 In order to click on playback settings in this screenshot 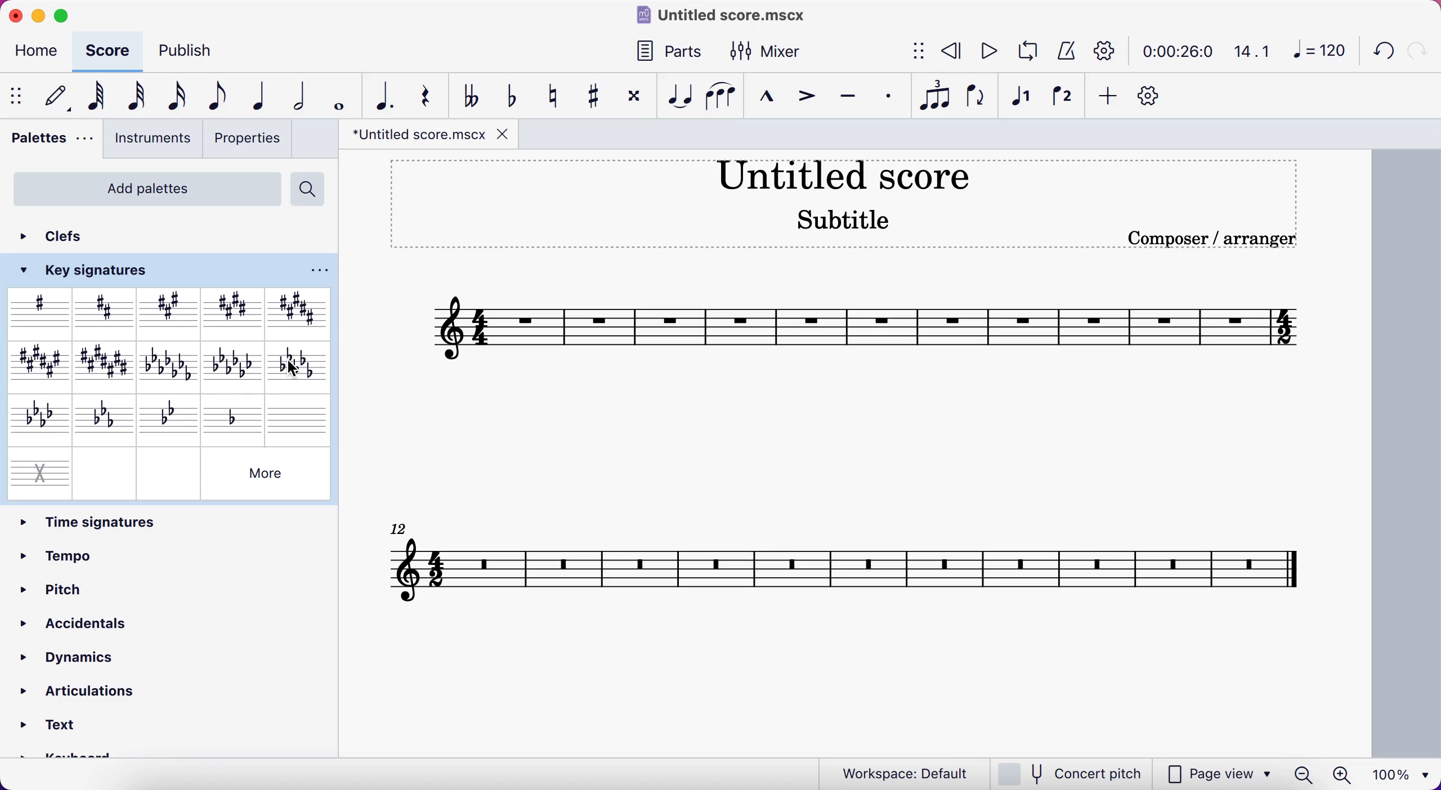, I will do `click(1102, 52)`.